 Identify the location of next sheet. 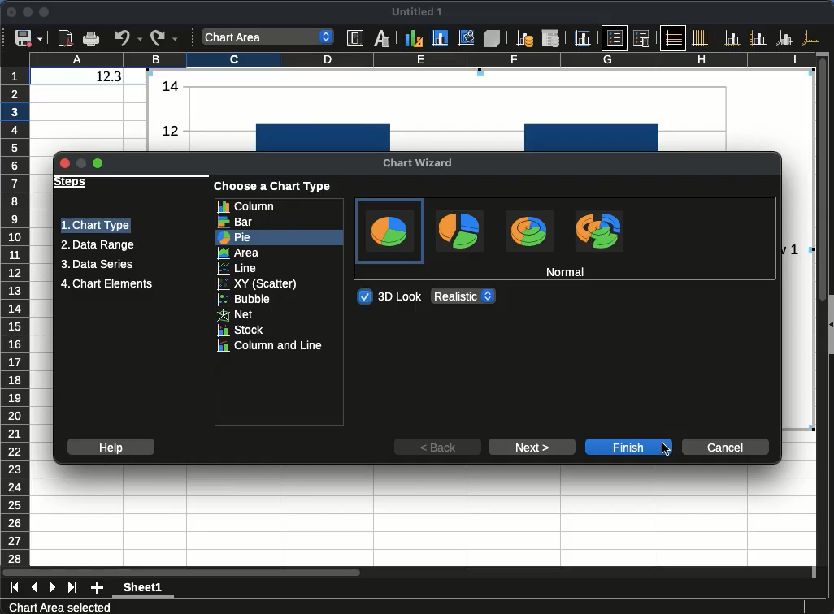
(53, 588).